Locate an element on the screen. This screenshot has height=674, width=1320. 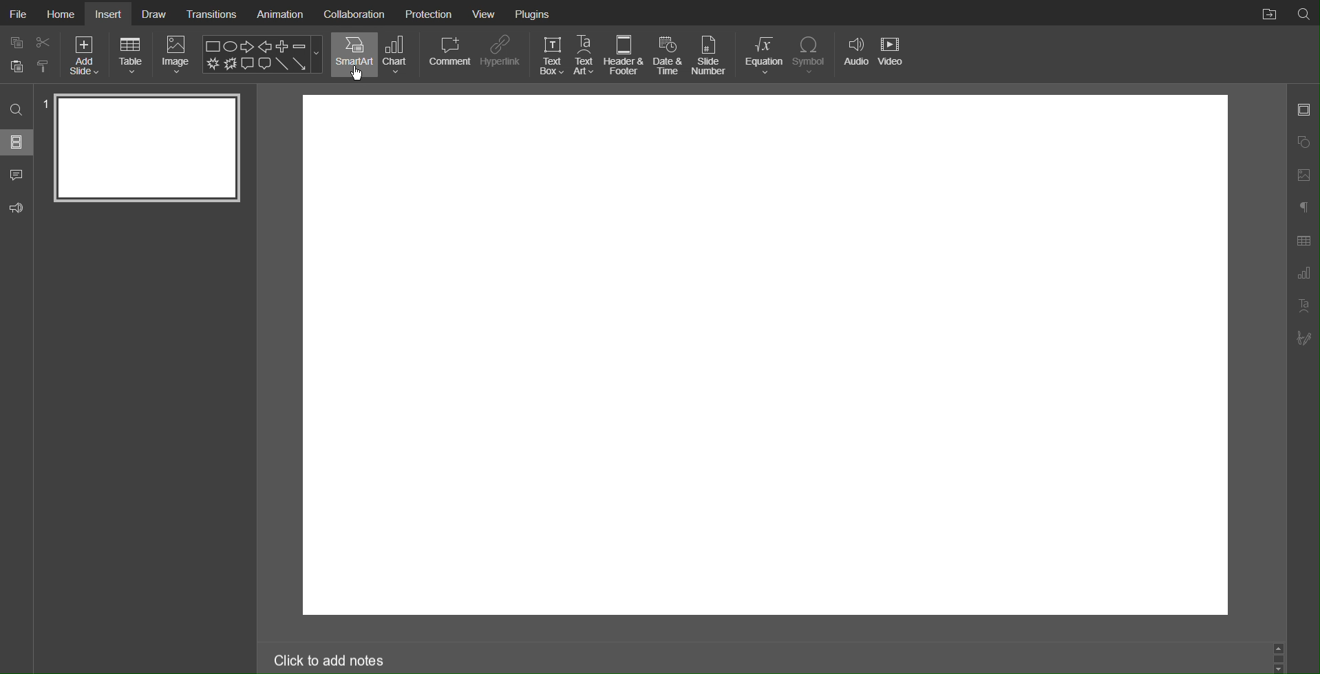
Add Slide is located at coordinates (86, 56).